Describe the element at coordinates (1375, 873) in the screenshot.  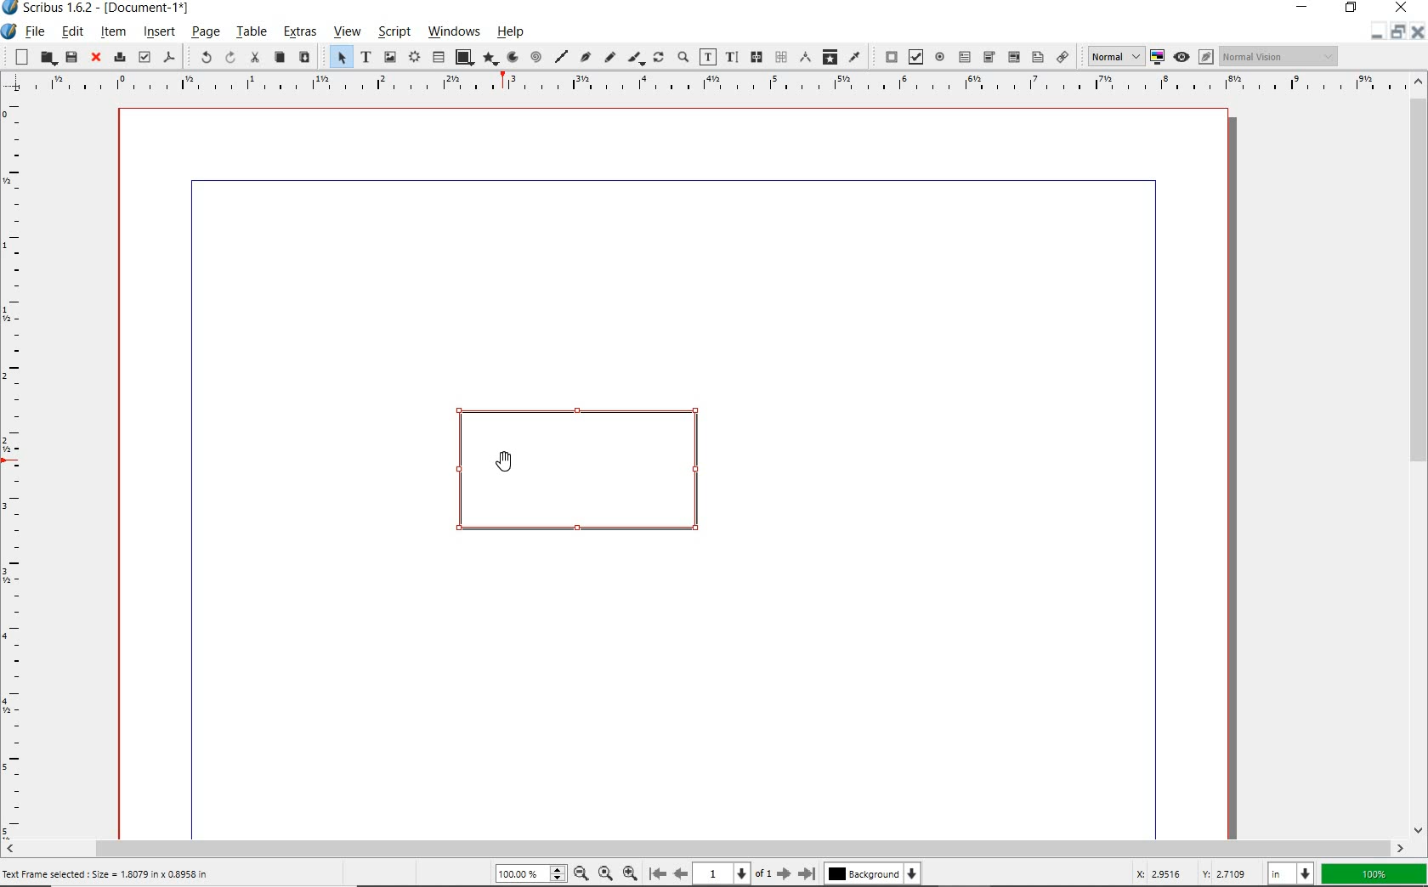
I see `zoom factor` at that location.